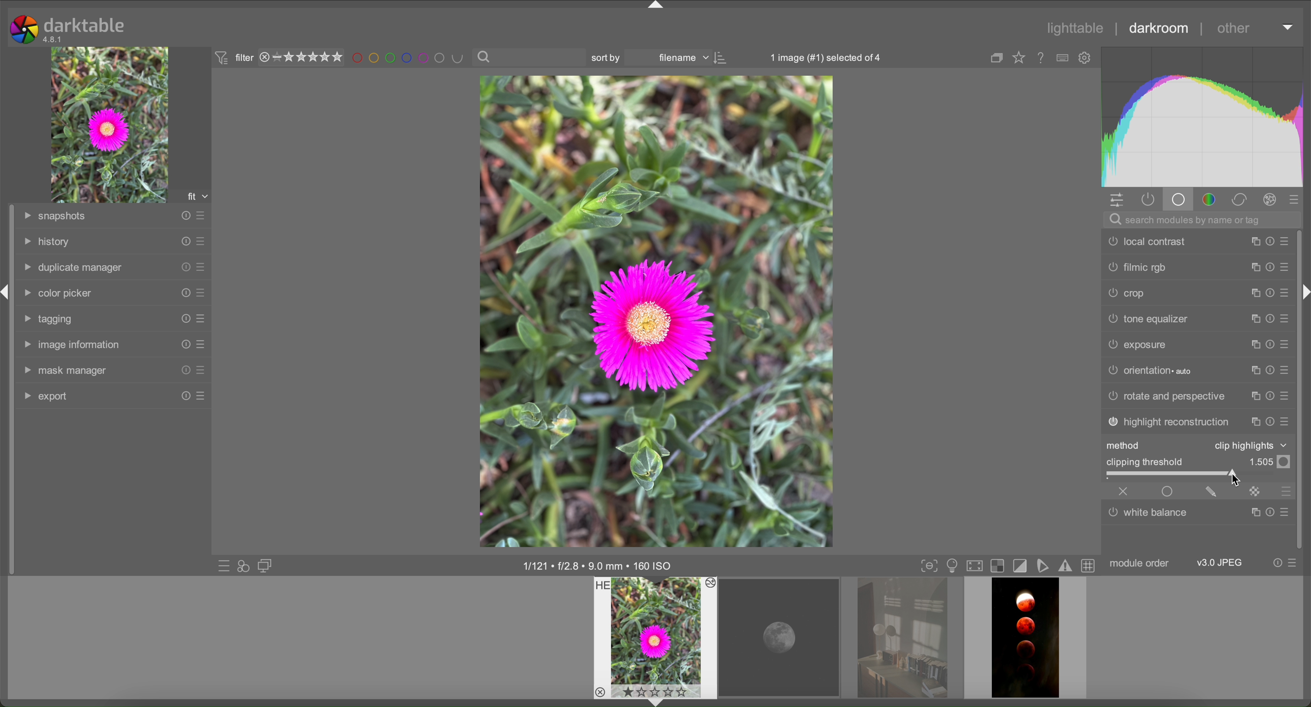 Image resolution: width=1311 pixels, height=707 pixels. Describe the element at coordinates (201, 370) in the screenshot. I see `presets` at that location.